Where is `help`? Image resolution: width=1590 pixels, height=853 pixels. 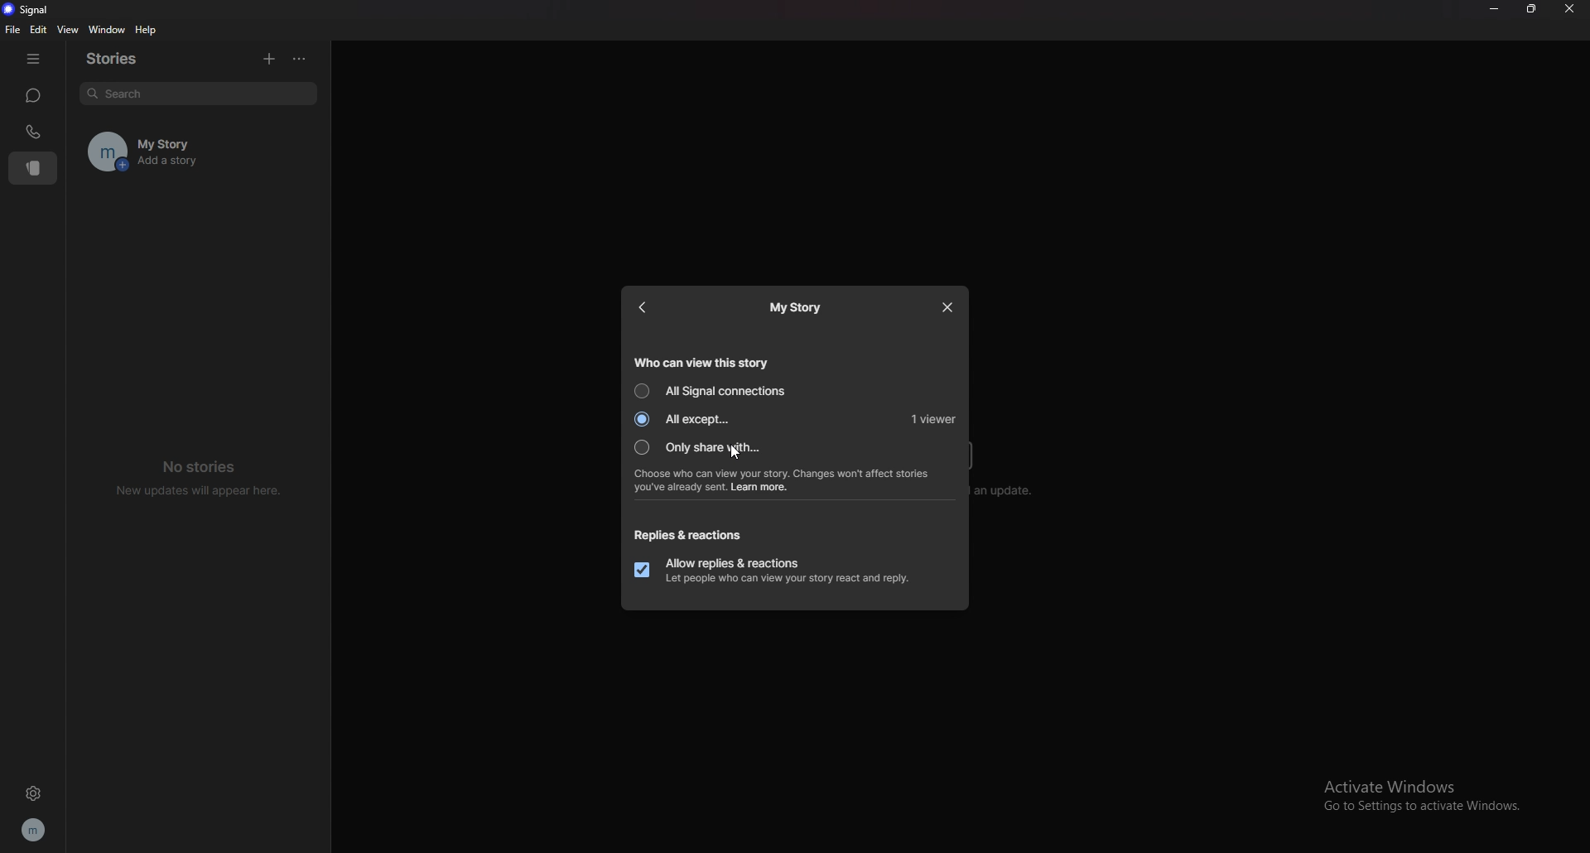
help is located at coordinates (147, 31).